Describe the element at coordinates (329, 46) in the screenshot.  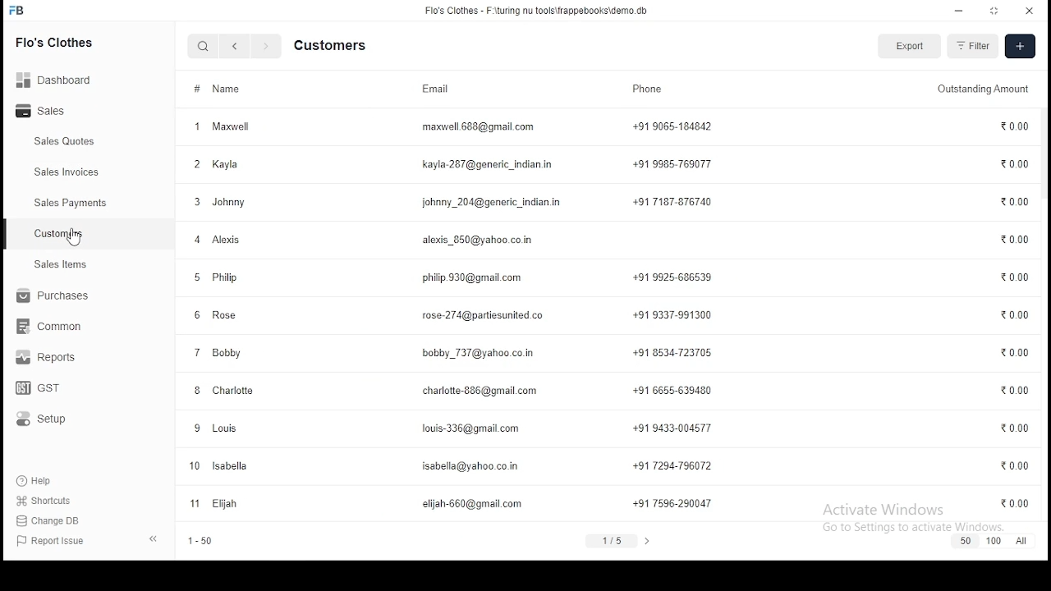
I see `customers` at that location.